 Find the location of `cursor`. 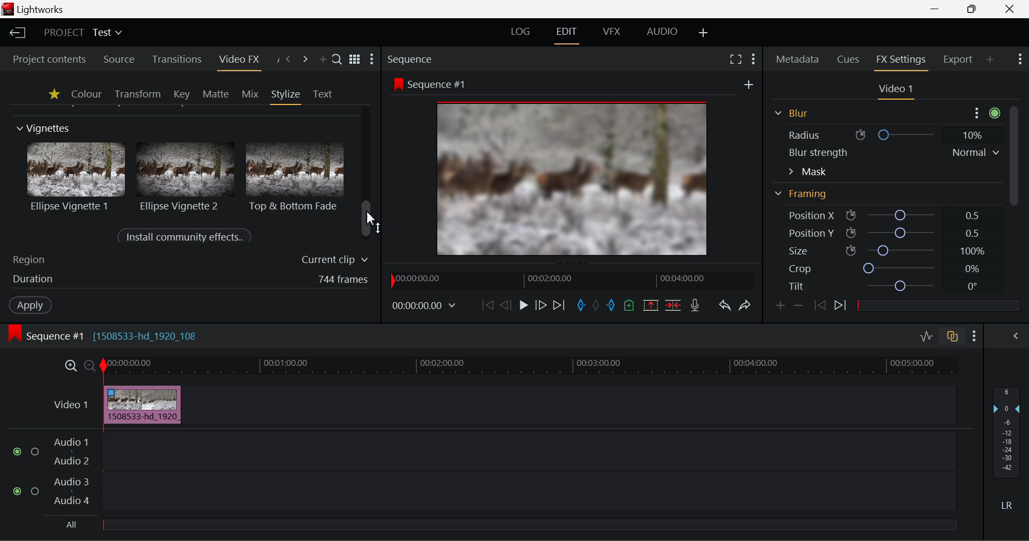

cursor is located at coordinates (129, 403).